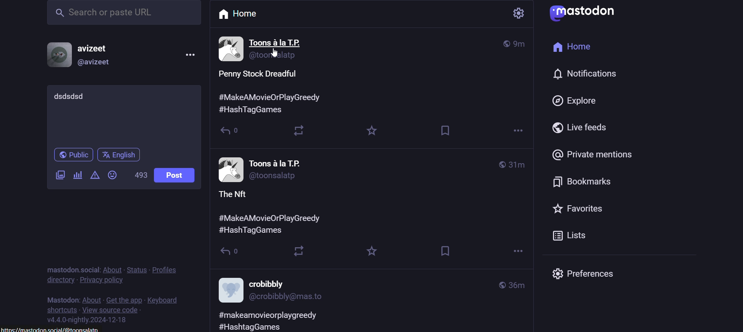 This screenshot has height=332, width=743. What do you see at coordinates (518, 130) in the screenshot?
I see `more` at bounding box center [518, 130].